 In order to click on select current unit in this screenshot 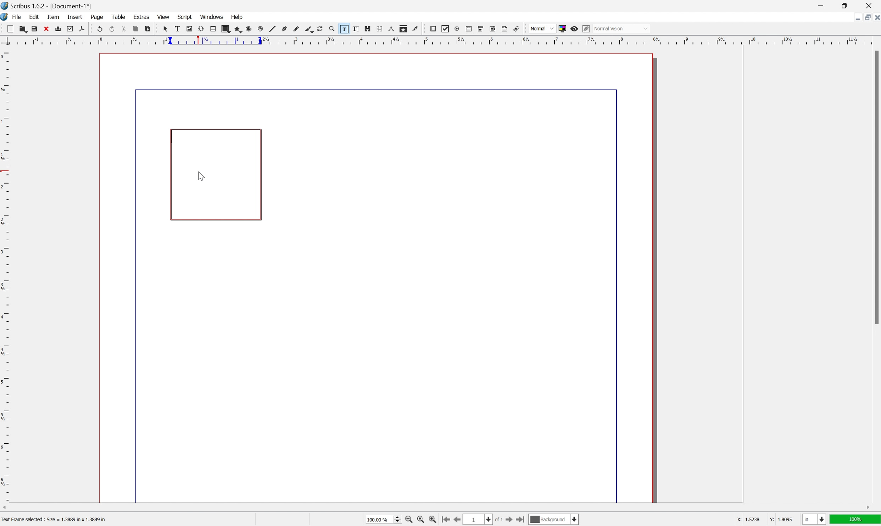, I will do `click(814, 520)`.